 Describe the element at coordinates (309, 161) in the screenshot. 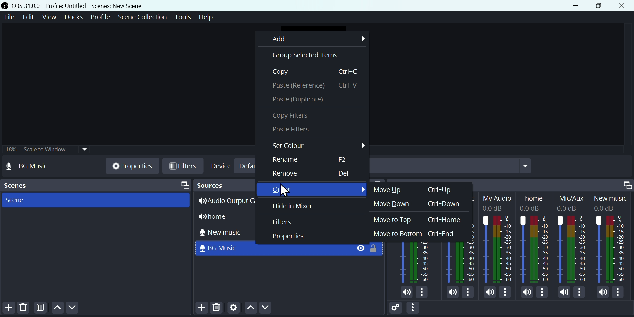

I see `Rename` at that location.